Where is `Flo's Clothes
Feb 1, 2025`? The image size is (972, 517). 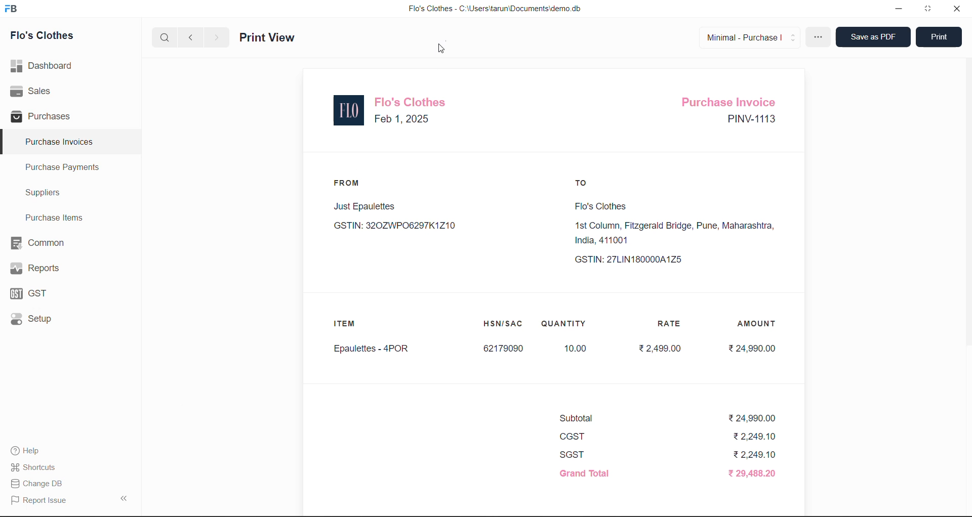 Flo's Clothes
Feb 1, 2025 is located at coordinates (413, 110).